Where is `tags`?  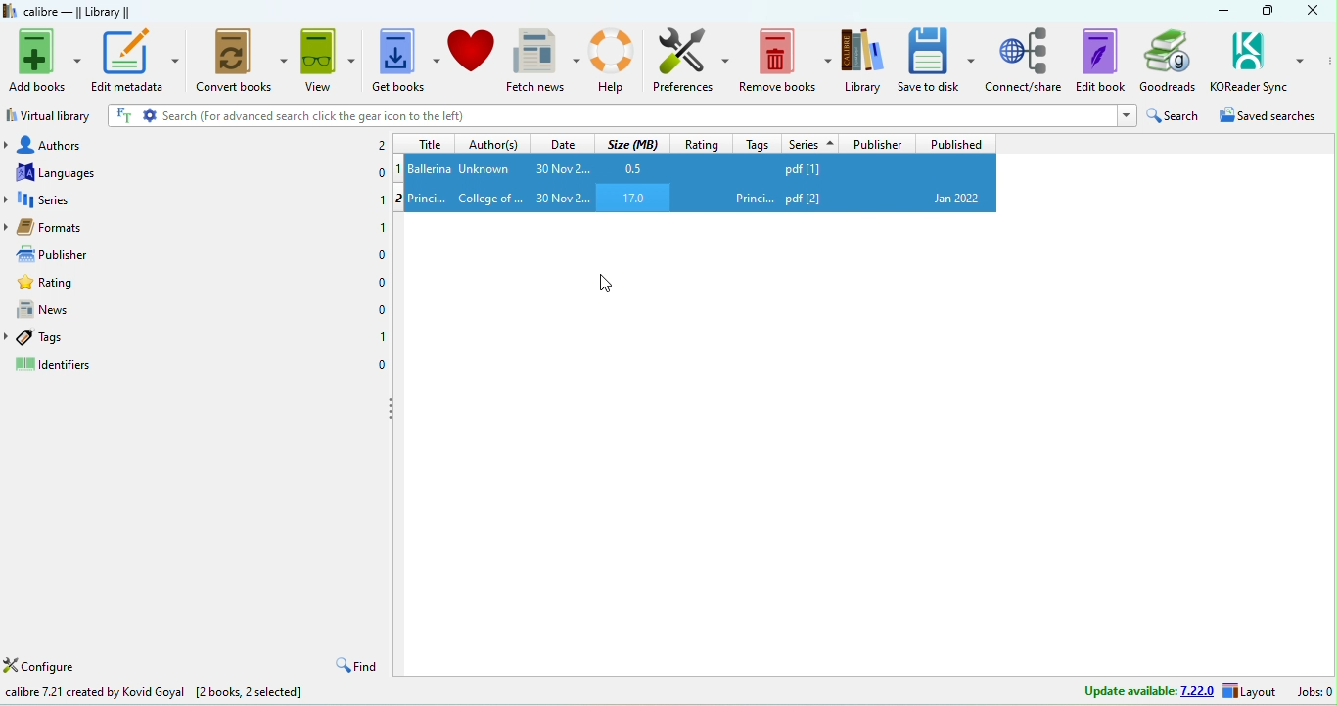 tags is located at coordinates (761, 144).